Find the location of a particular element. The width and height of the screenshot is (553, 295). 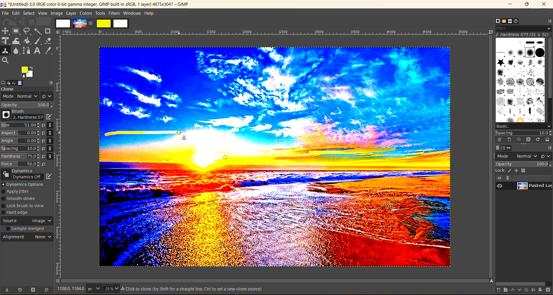

opacity is located at coordinates (523, 164).